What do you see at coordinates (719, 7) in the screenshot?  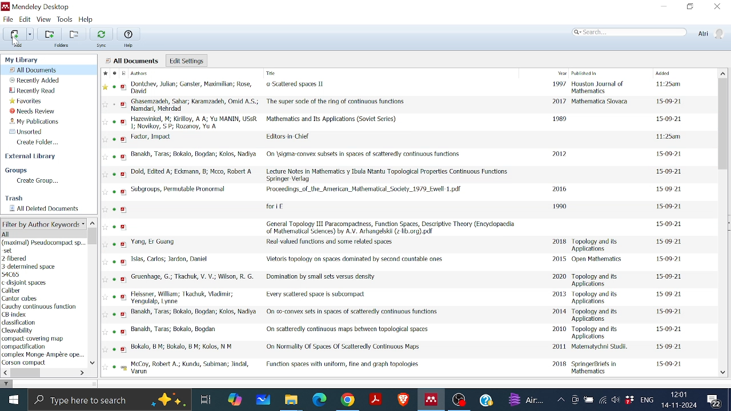 I see `Close` at bounding box center [719, 7].